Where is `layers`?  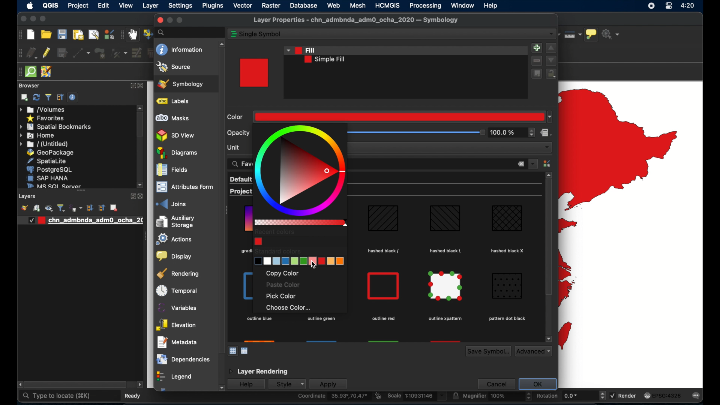
layers is located at coordinates (28, 196).